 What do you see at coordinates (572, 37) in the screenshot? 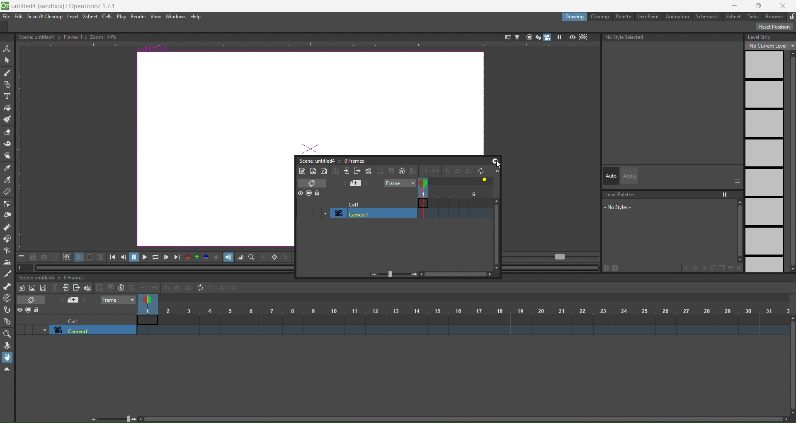
I see `preview` at bounding box center [572, 37].